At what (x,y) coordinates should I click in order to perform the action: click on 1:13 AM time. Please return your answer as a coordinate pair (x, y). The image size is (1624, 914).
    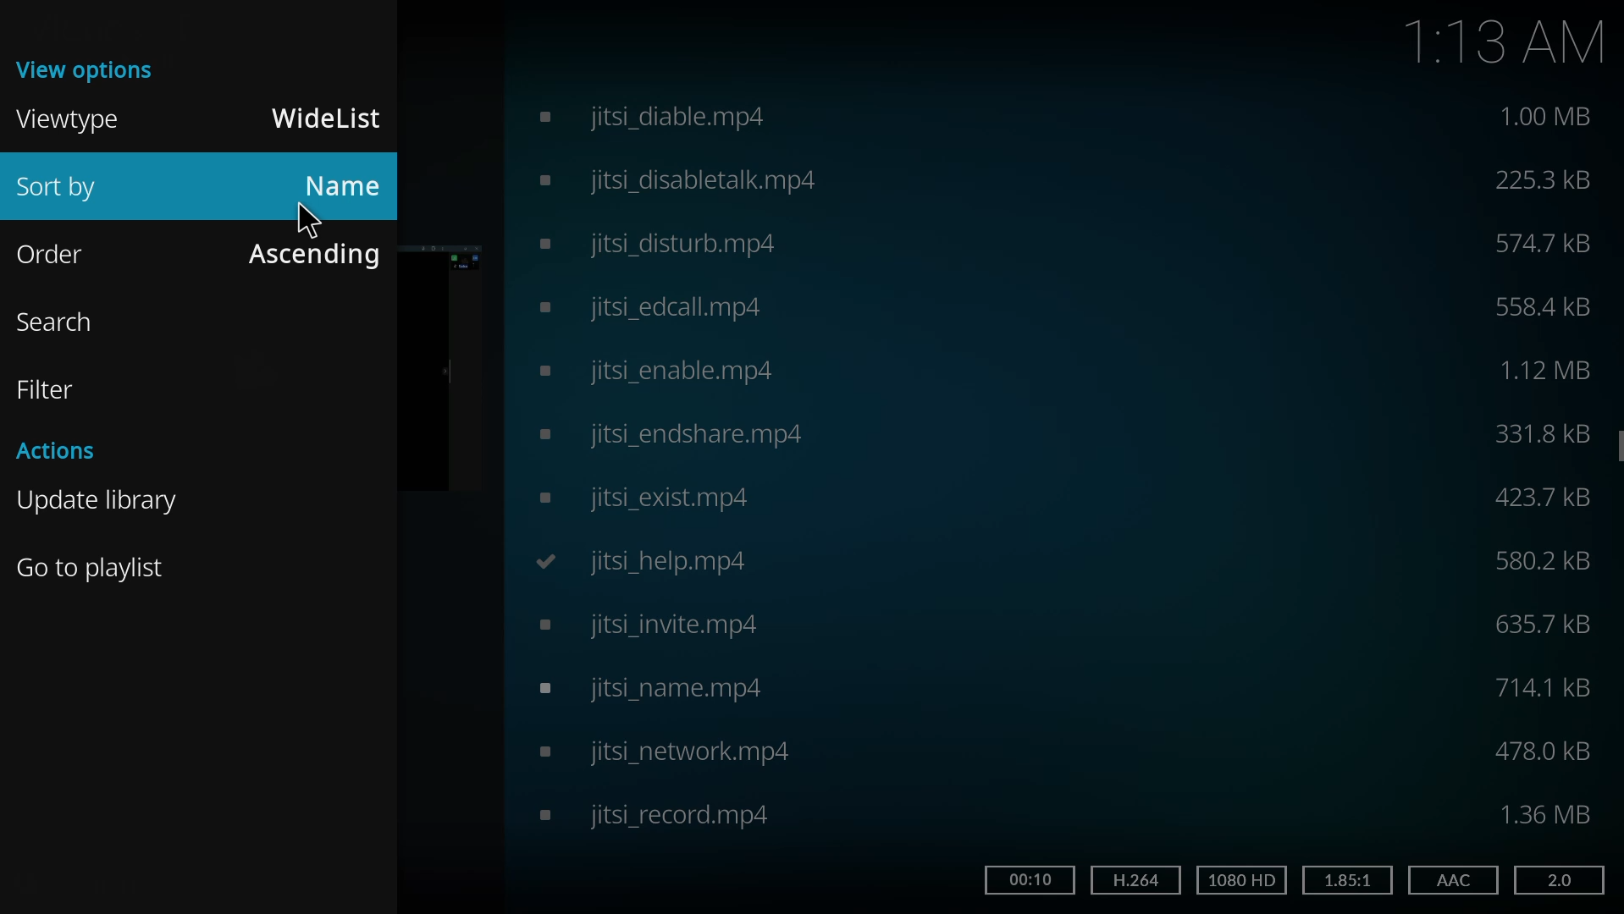
    Looking at the image, I should click on (1507, 44).